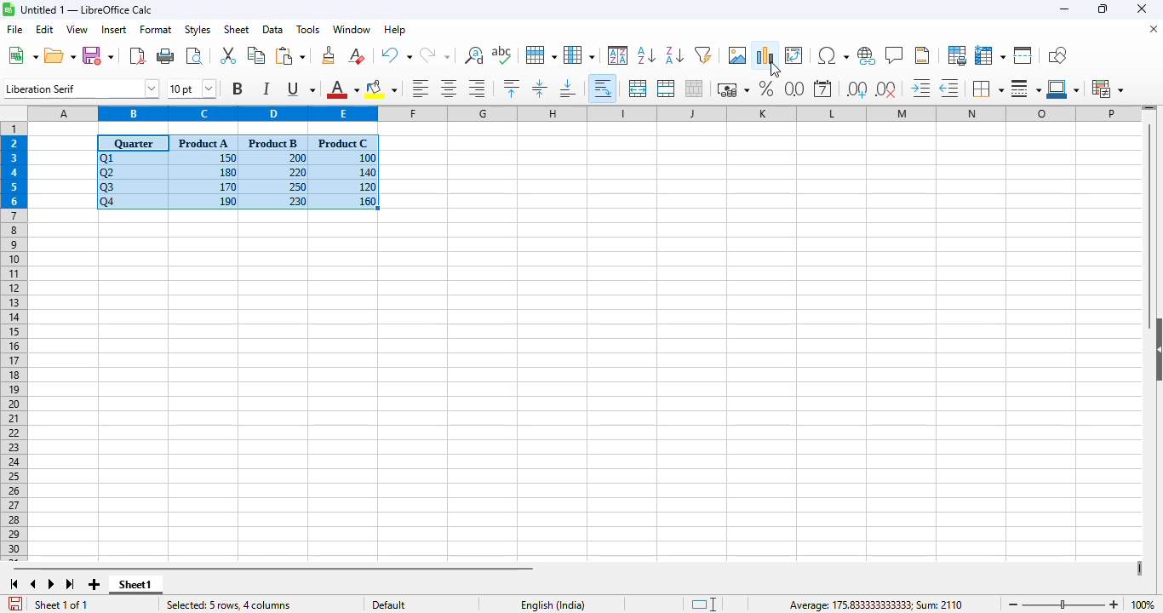 The width and height of the screenshot is (1163, 613). I want to click on horizontal scroll bar, so click(272, 568).